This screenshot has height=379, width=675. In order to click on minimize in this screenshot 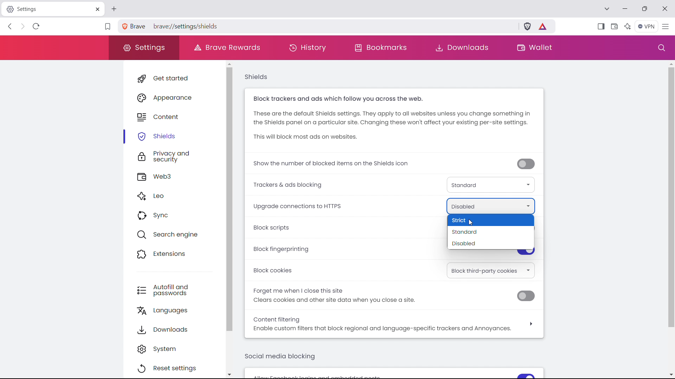, I will do `click(625, 9)`.